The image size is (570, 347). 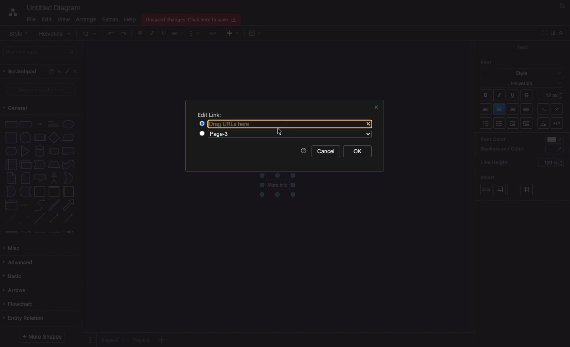 What do you see at coordinates (70, 232) in the screenshot?
I see `connector with symbol` at bounding box center [70, 232].